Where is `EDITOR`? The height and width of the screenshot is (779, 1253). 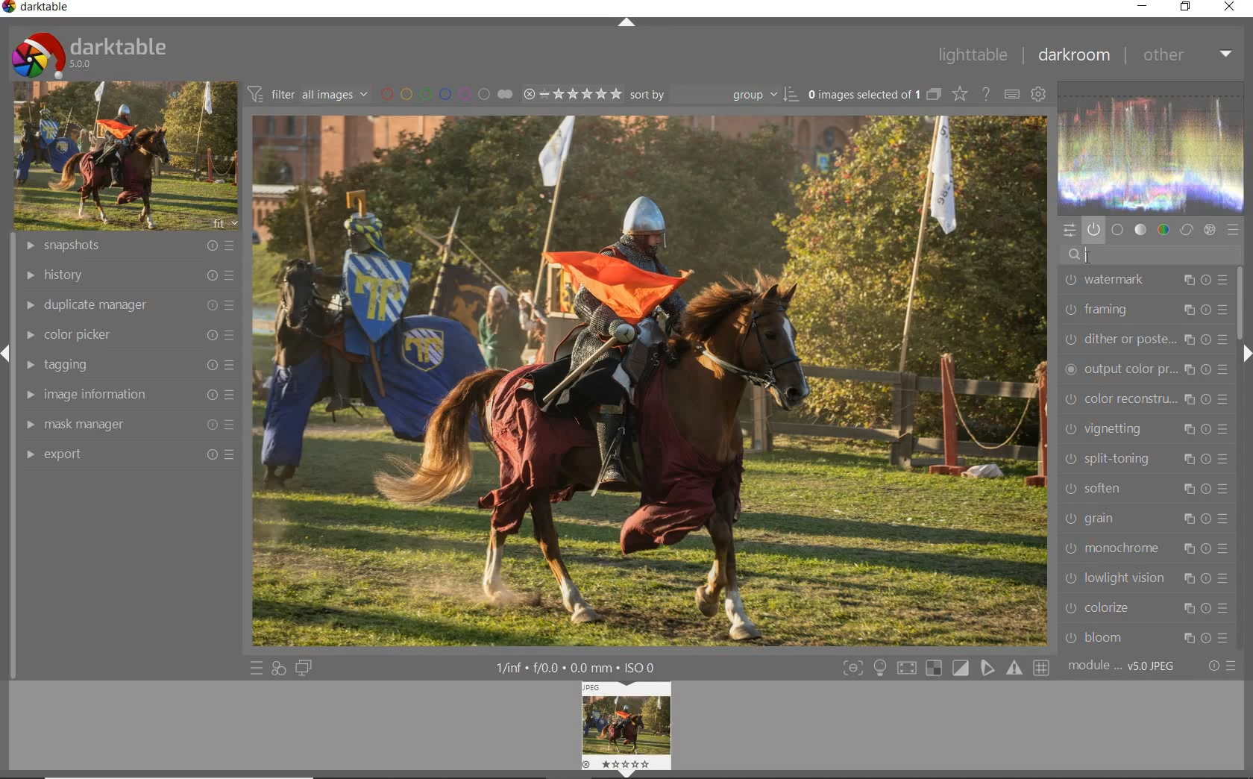 EDITOR is located at coordinates (1086, 257).